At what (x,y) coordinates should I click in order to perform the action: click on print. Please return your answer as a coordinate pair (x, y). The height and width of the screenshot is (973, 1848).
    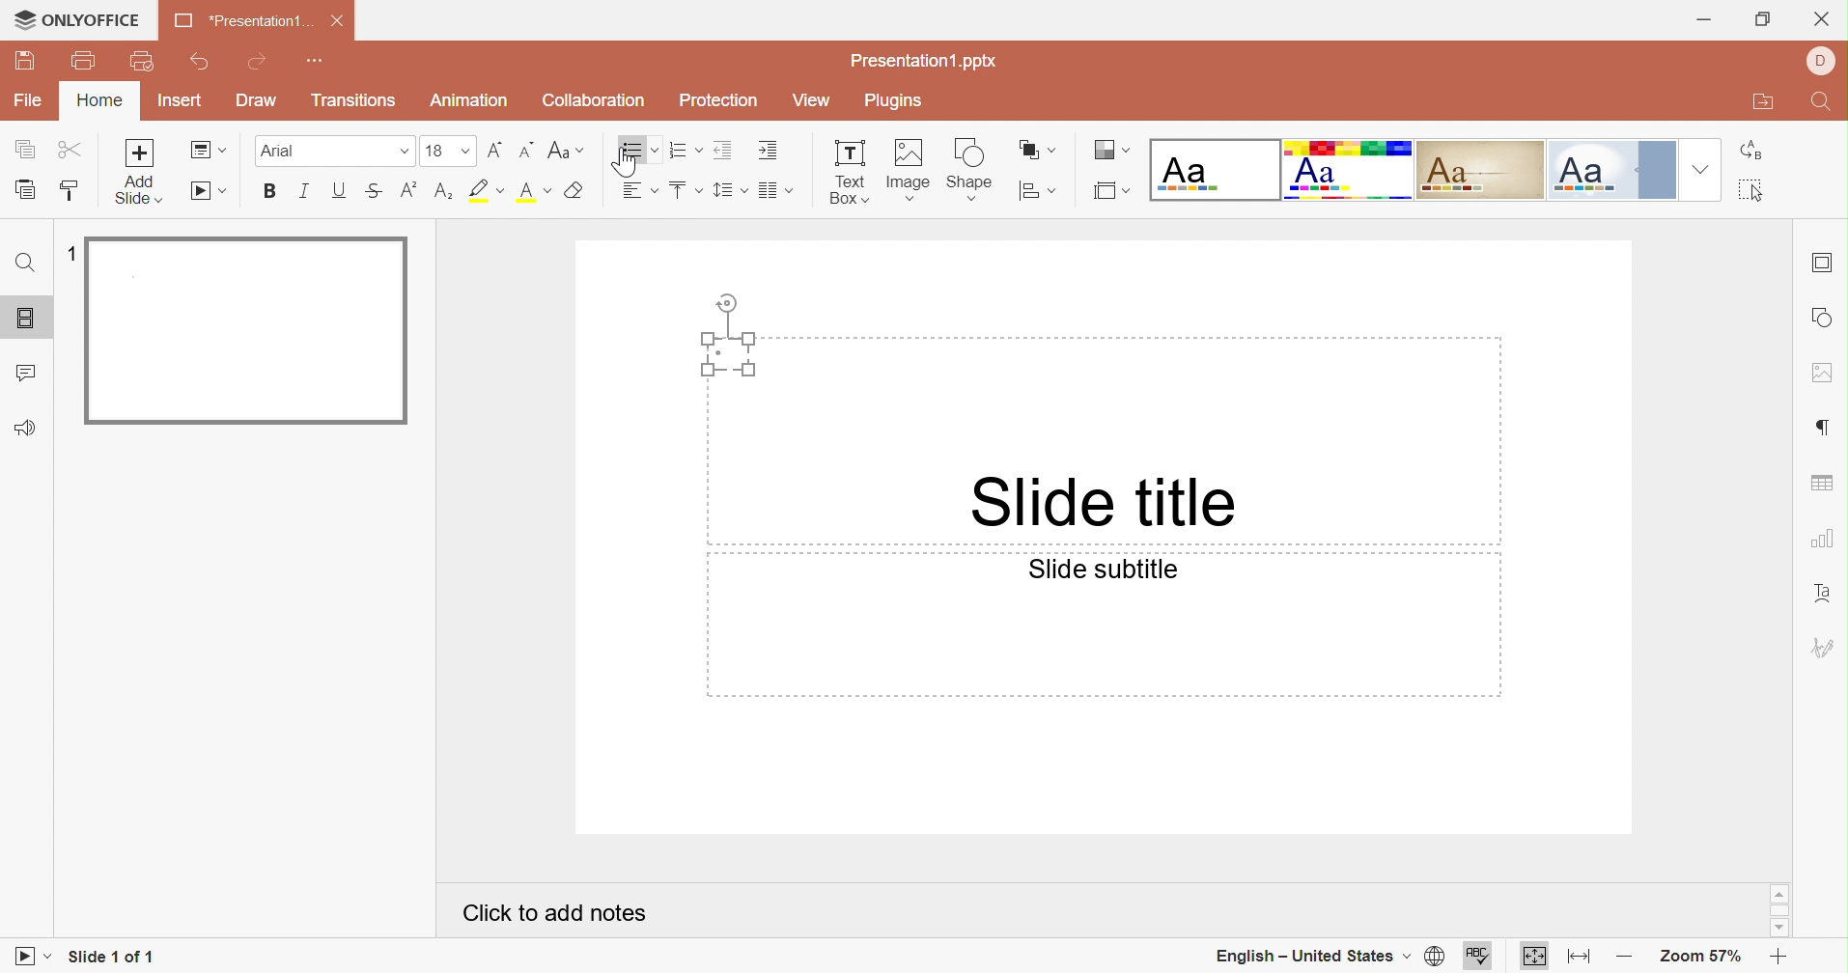
    Looking at the image, I should click on (84, 62).